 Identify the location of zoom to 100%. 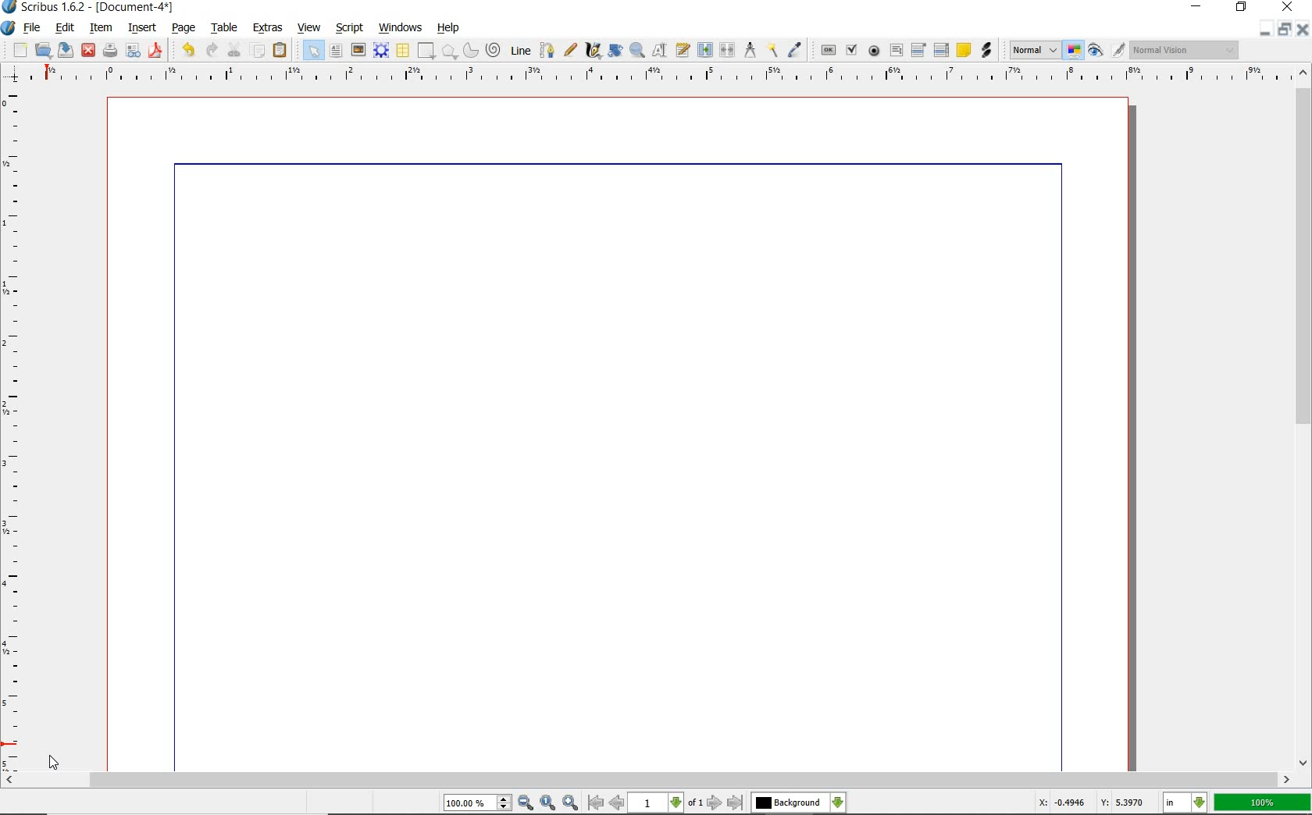
(549, 803).